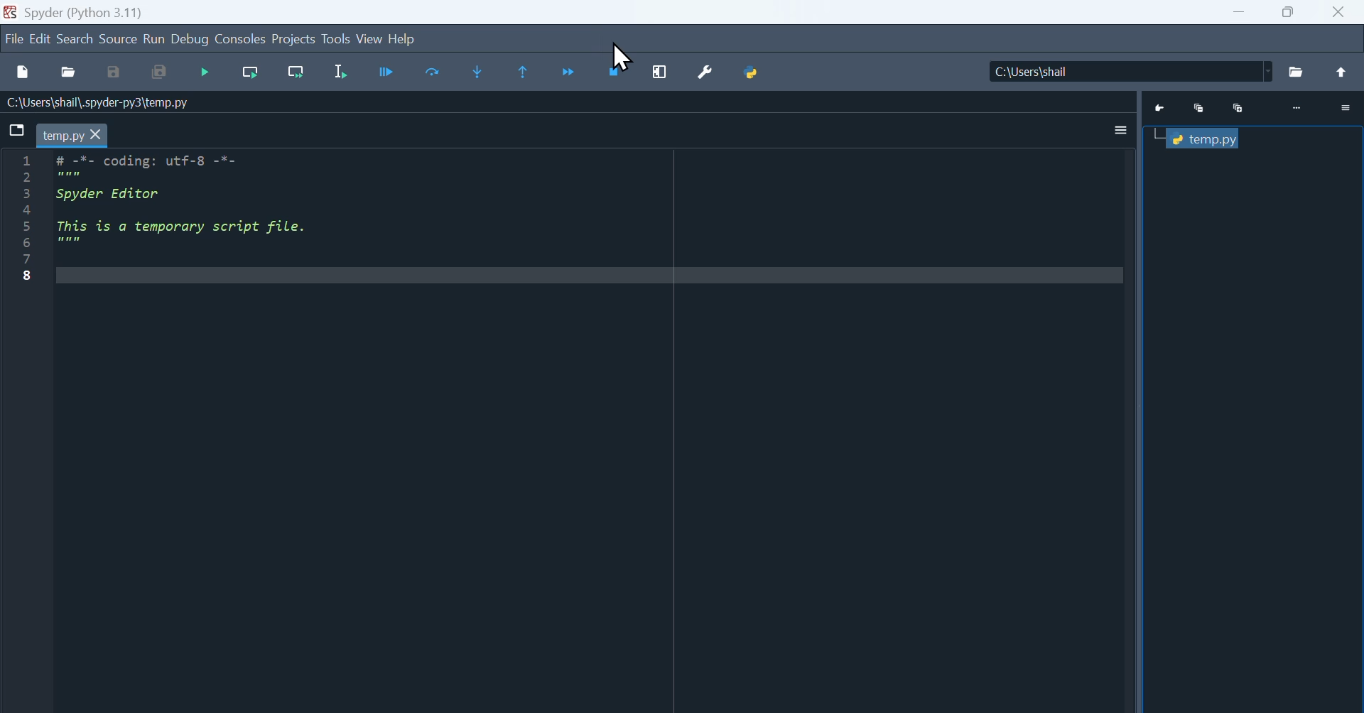 This screenshot has height=713, width=1364. Describe the element at coordinates (251, 73) in the screenshot. I see `Run current cell` at that location.